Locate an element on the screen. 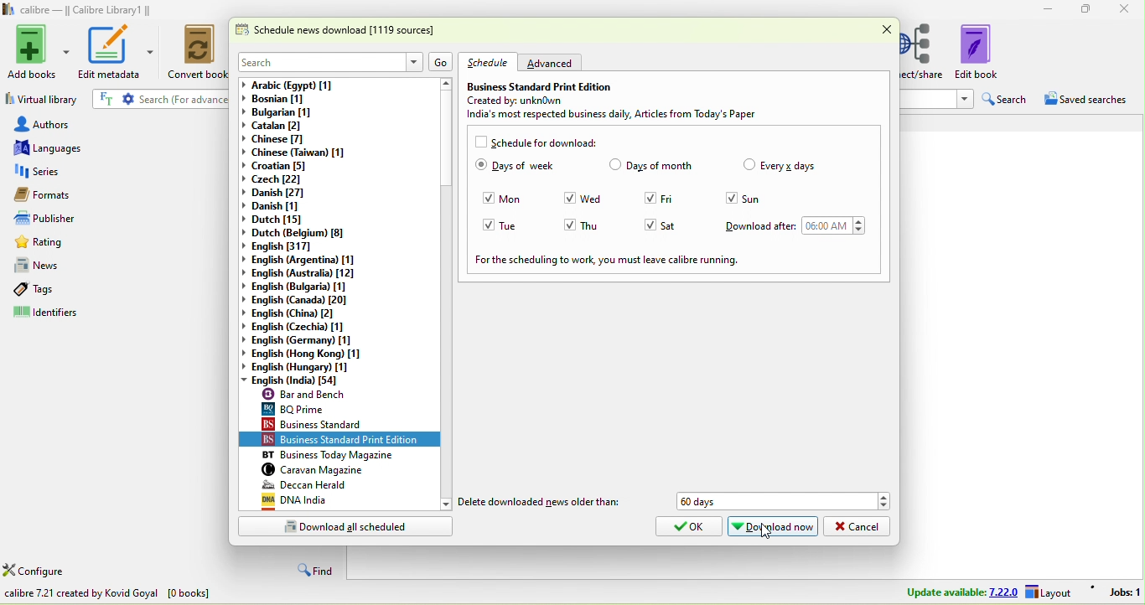  60 days is located at coordinates (769, 501).